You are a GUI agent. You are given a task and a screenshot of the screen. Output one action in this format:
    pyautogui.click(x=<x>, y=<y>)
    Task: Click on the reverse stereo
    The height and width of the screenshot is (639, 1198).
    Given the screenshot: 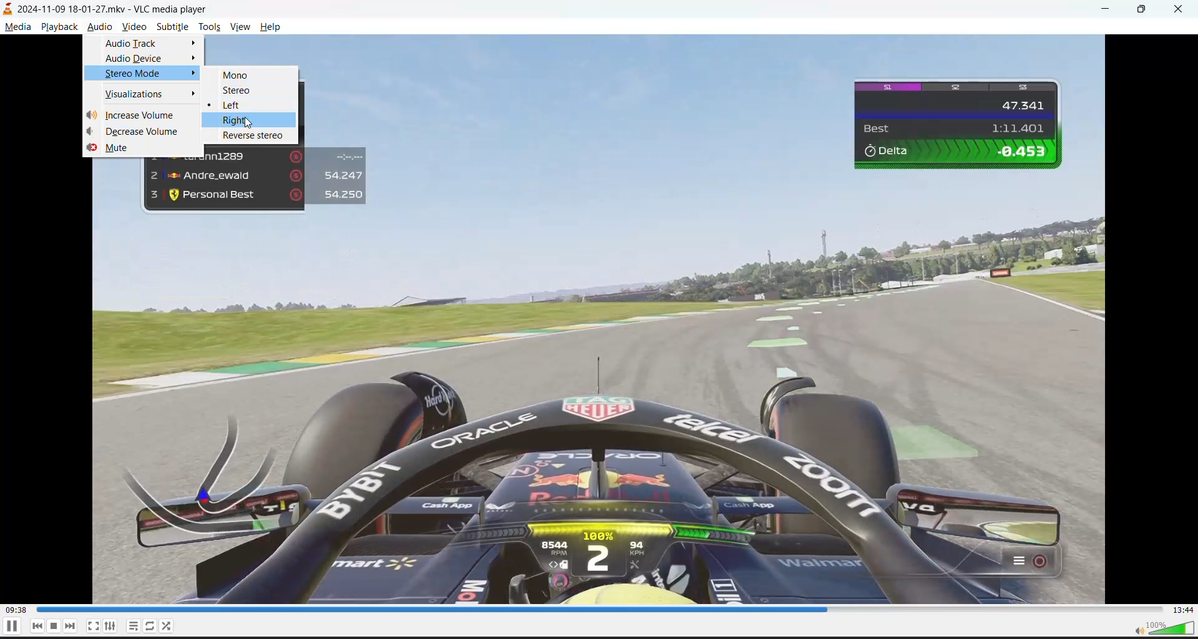 What is the action you would take?
    pyautogui.click(x=255, y=137)
    